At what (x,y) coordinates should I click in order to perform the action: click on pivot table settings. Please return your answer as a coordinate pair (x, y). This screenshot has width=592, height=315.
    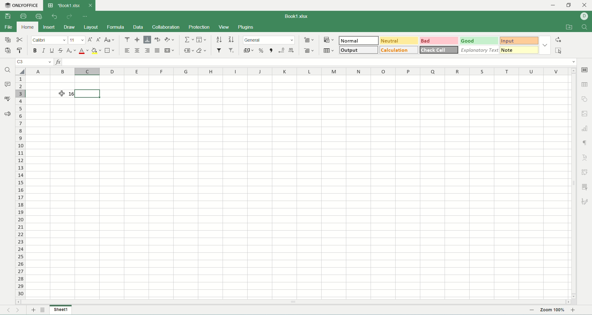
    Looking at the image, I should click on (585, 172).